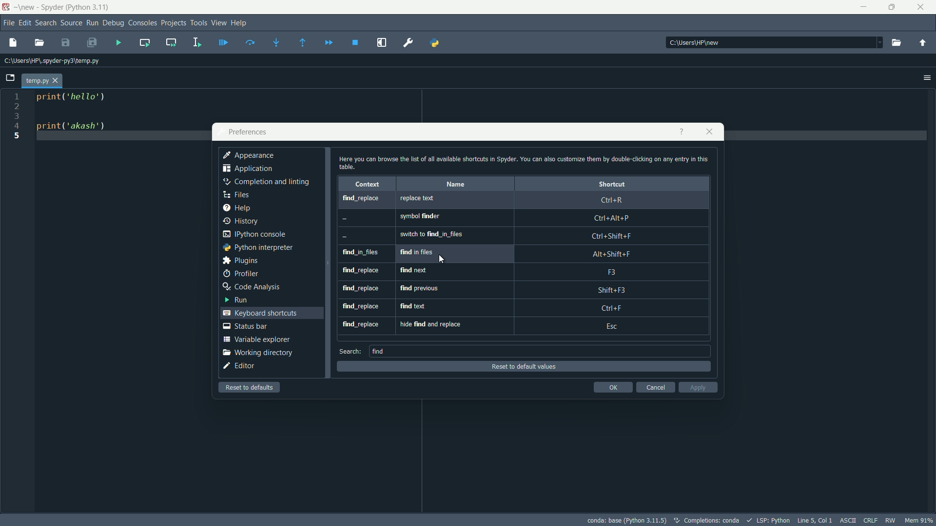 The image size is (936, 526). Describe the element at coordinates (40, 43) in the screenshot. I see `open file` at that location.